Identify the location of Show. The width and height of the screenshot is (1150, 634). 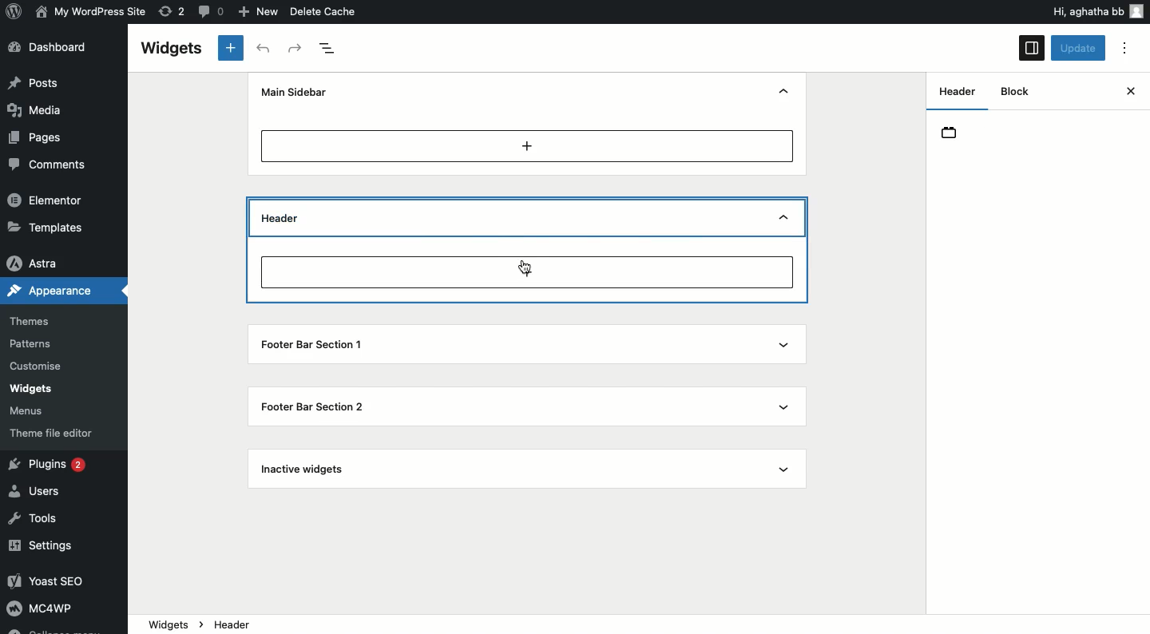
(786, 405).